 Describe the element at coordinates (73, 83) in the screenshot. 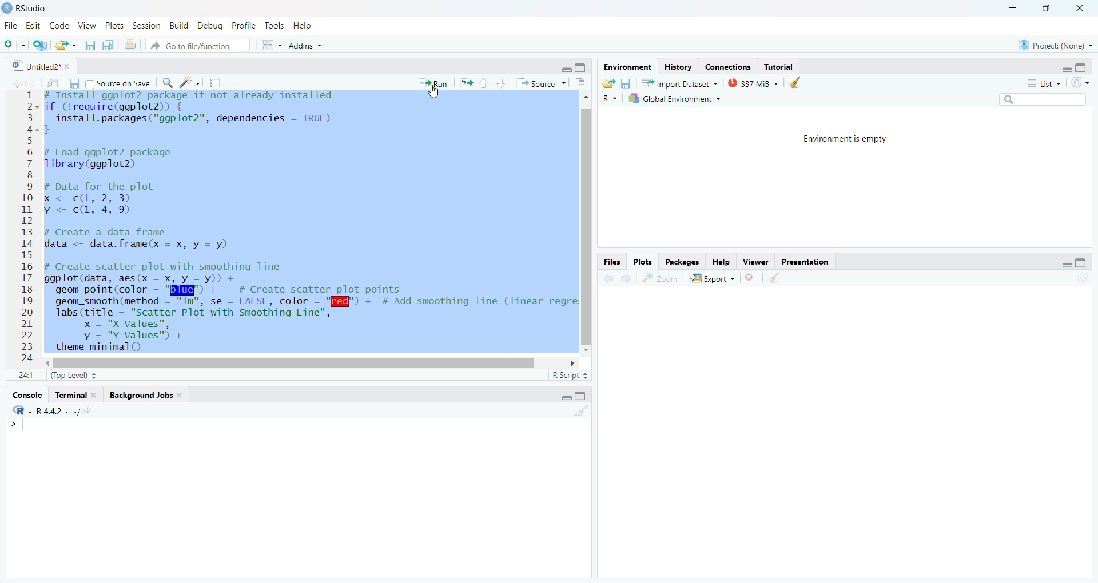

I see `save current file` at that location.